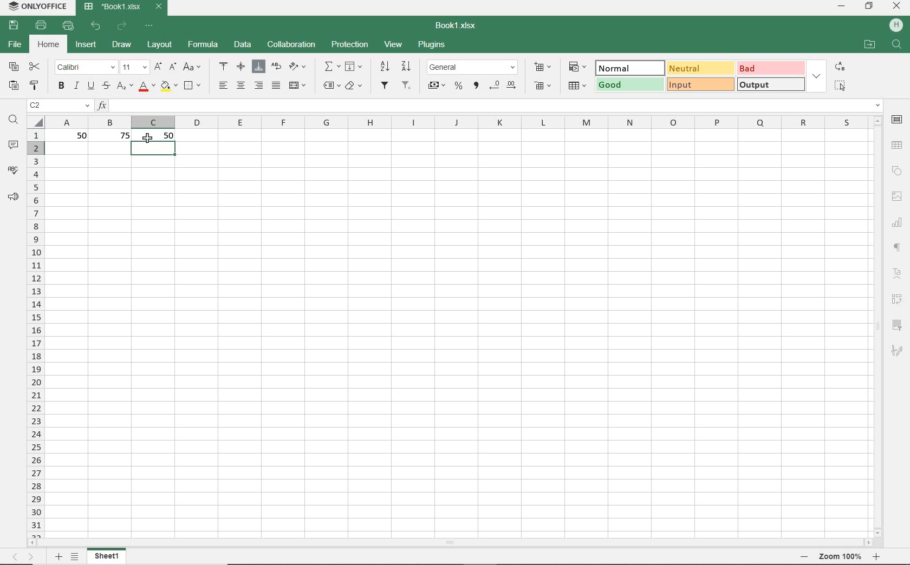 This screenshot has height=565, width=910. What do you see at coordinates (13, 170) in the screenshot?
I see `spell checking` at bounding box center [13, 170].